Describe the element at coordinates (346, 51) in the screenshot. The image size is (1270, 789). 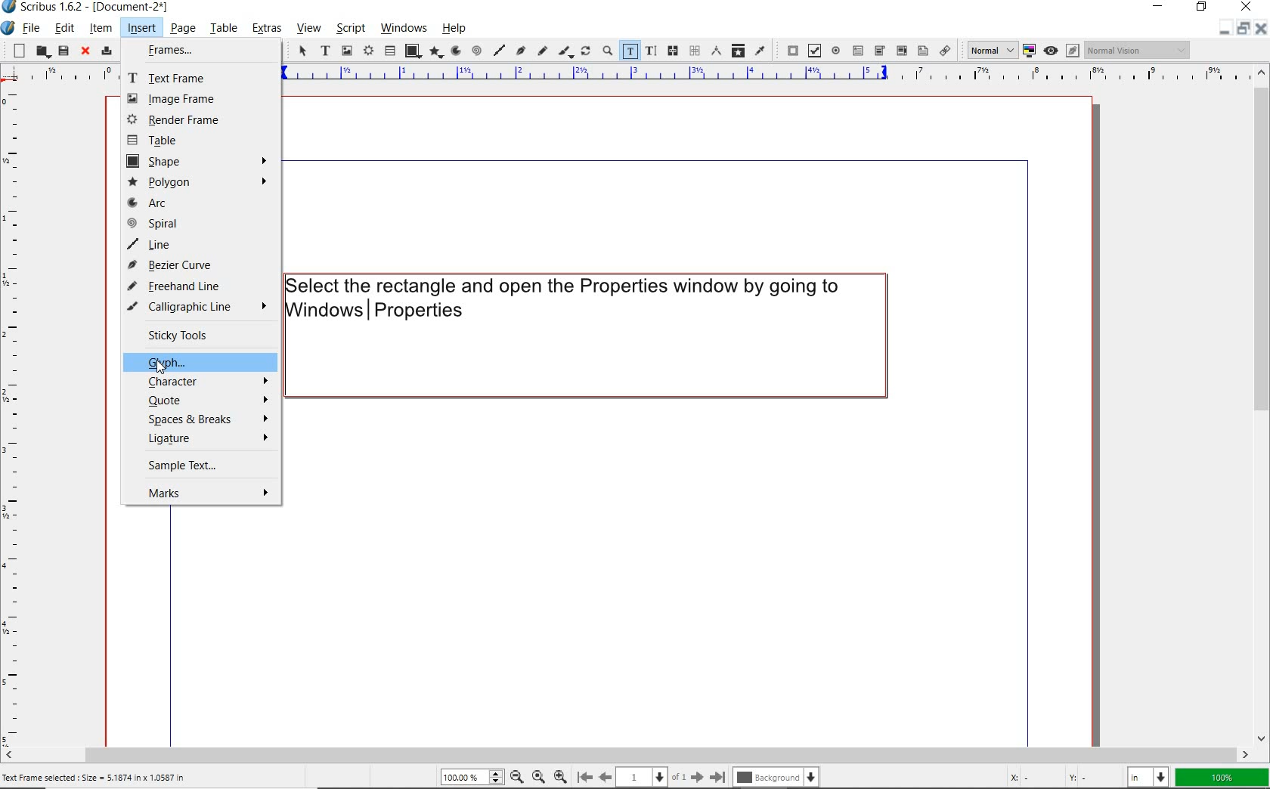
I see `image frame` at that location.